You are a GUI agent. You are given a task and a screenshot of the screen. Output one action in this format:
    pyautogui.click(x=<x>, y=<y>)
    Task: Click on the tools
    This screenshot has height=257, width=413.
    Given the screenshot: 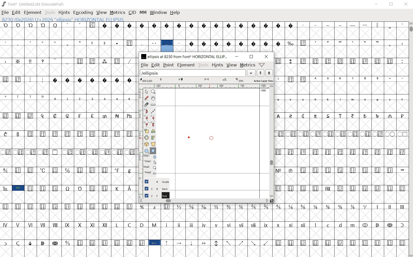 What is the action you would take?
    pyautogui.click(x=203, y=65)
    